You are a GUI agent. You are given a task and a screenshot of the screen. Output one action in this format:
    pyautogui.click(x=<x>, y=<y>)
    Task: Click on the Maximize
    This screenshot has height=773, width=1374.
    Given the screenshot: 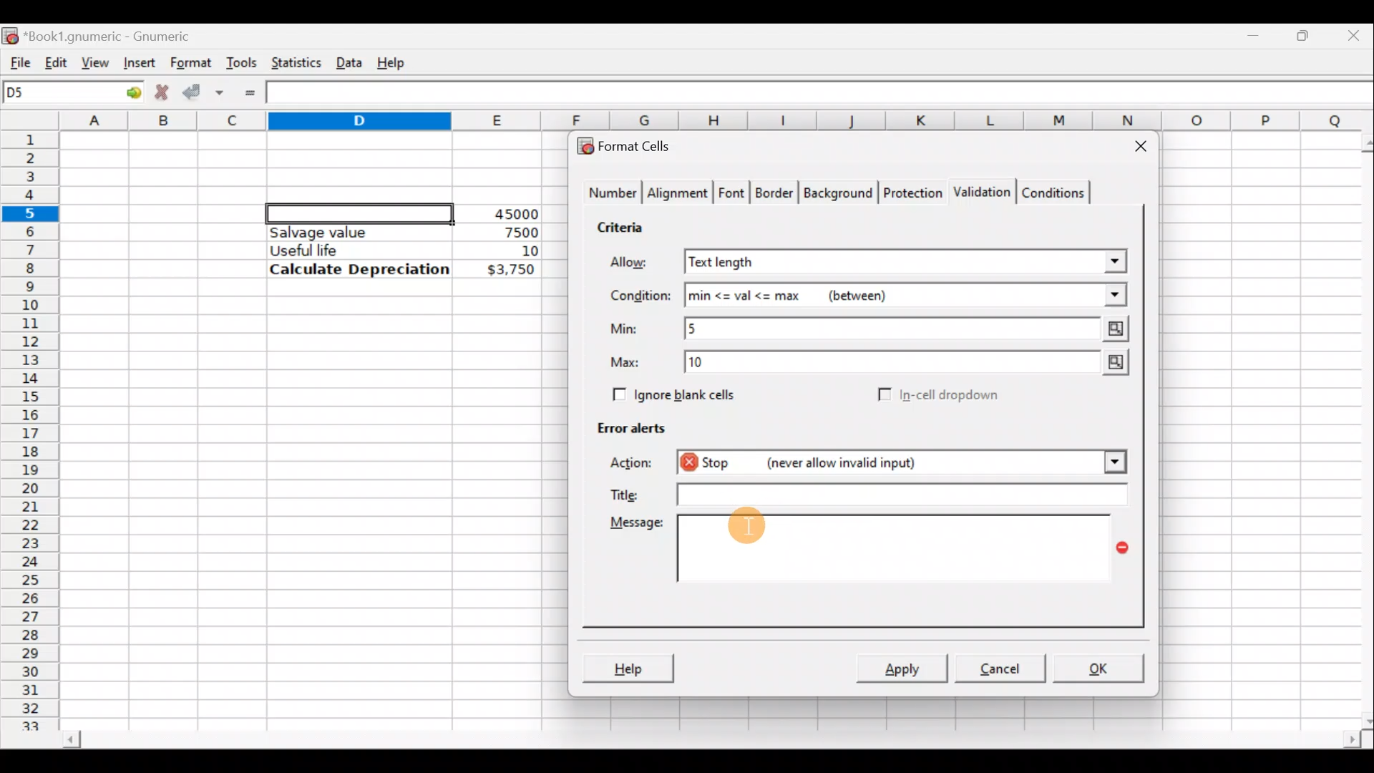 What is the action you would take?
    pyautogui.click(x=1306, y=33)
    